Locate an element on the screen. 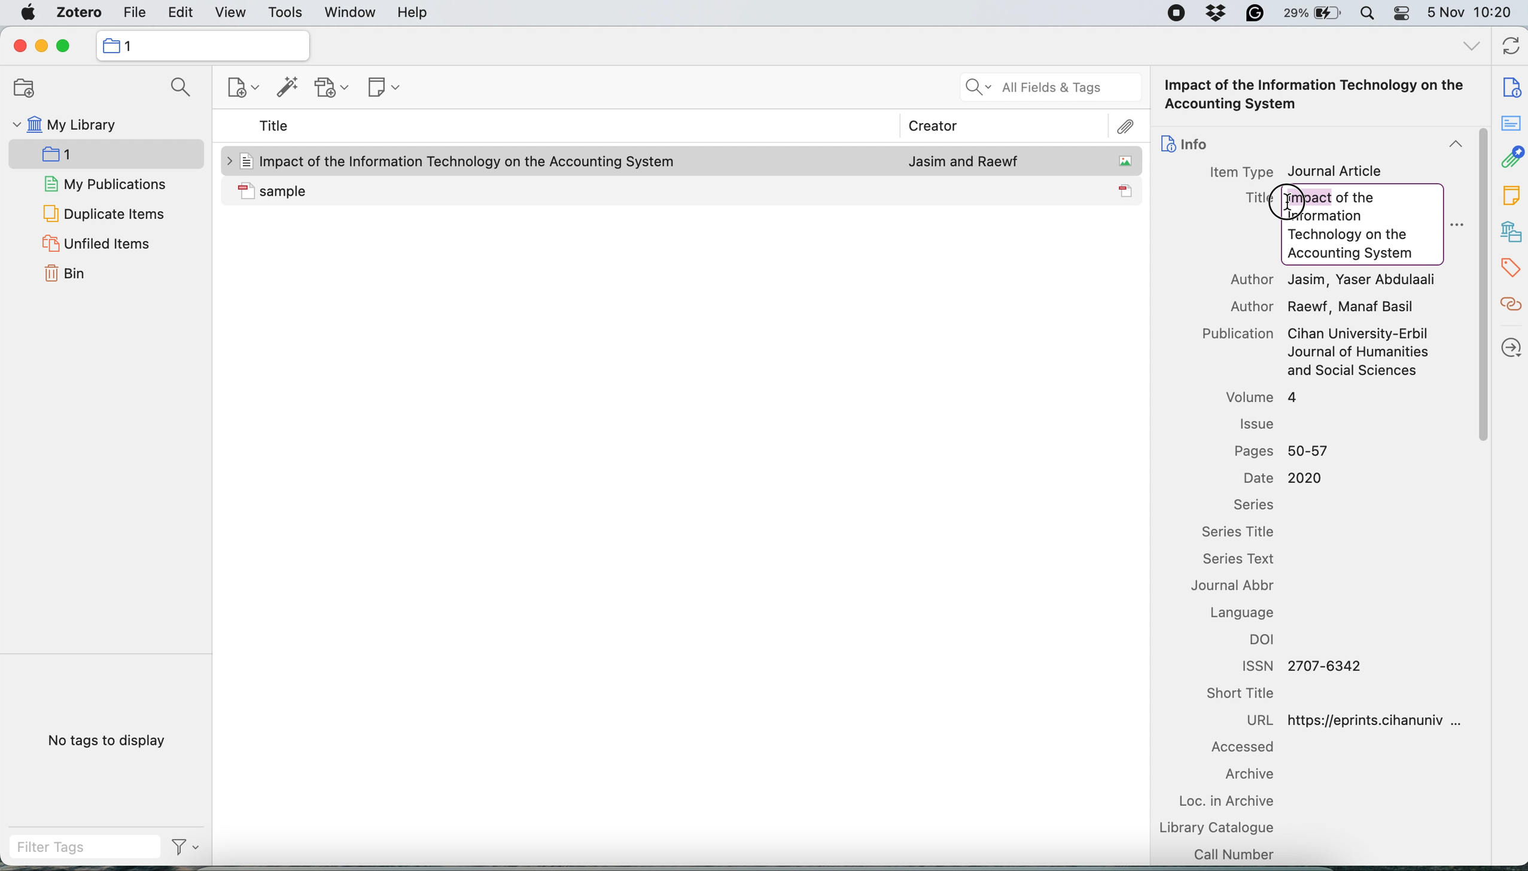  locate is located at coordinates (1509, 349).